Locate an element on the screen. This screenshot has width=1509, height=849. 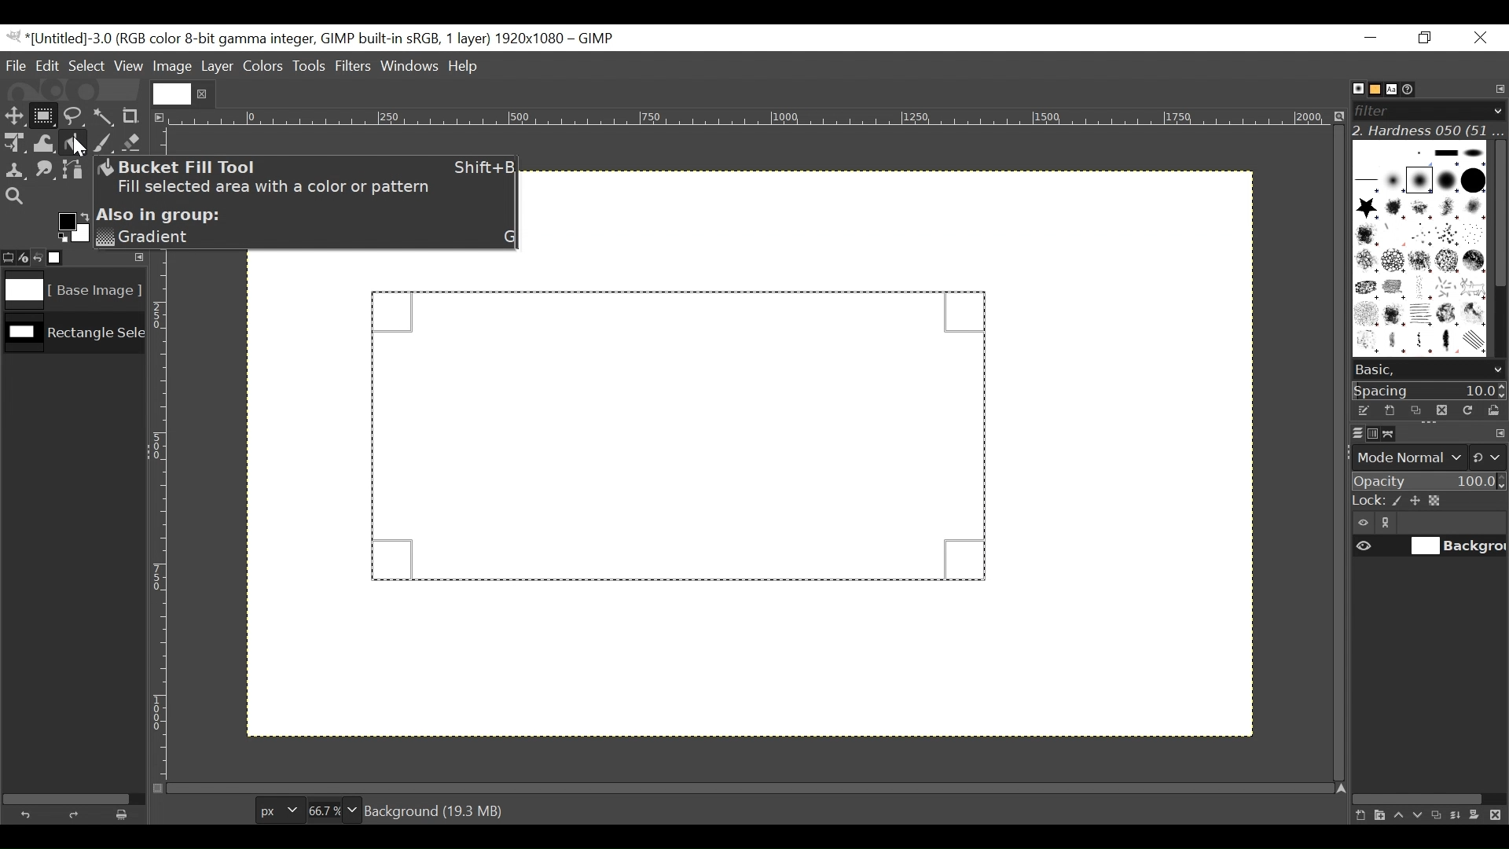
configure this tab is located at coordinates (1500, 435).